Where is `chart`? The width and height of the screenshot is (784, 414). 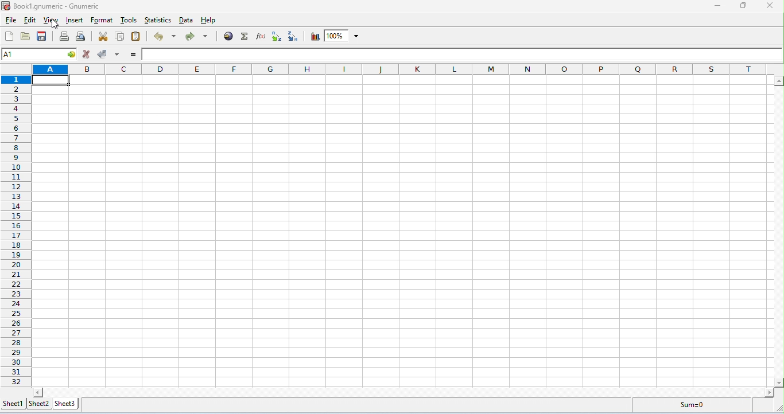 chart is located at coordinates (313, 36).